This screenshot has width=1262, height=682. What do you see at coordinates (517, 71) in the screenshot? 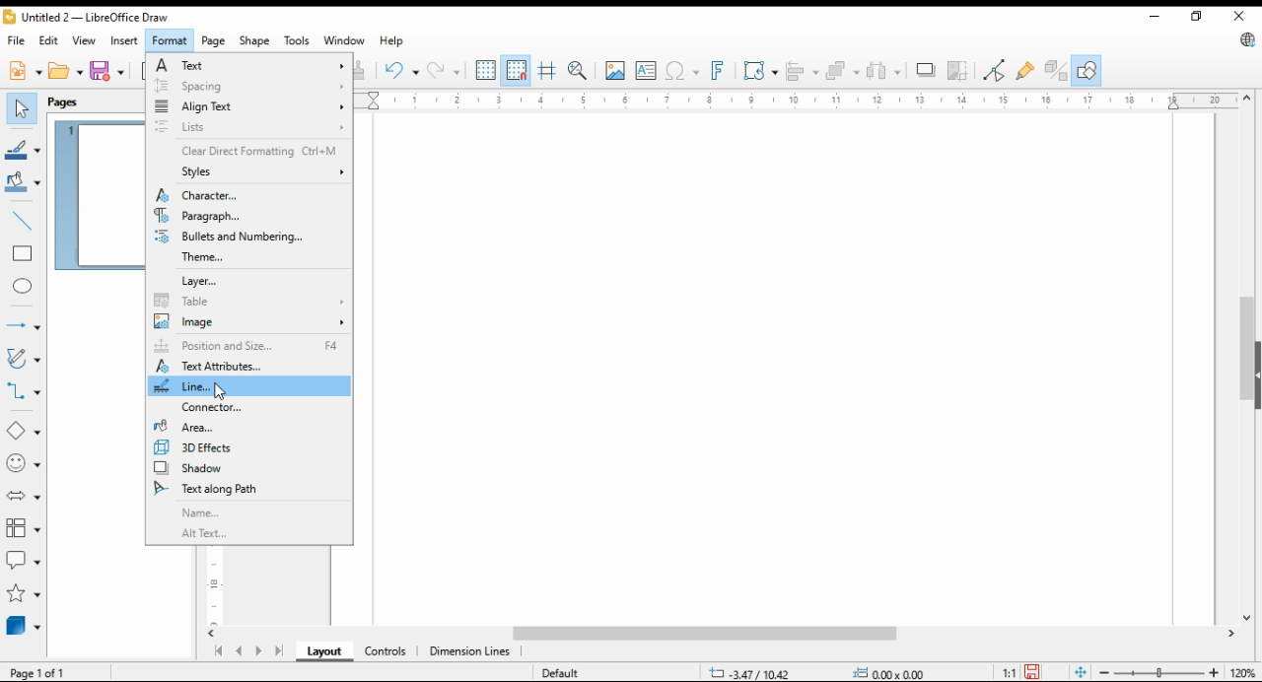
I see `snap to grids` at bounding box center [517, 71].